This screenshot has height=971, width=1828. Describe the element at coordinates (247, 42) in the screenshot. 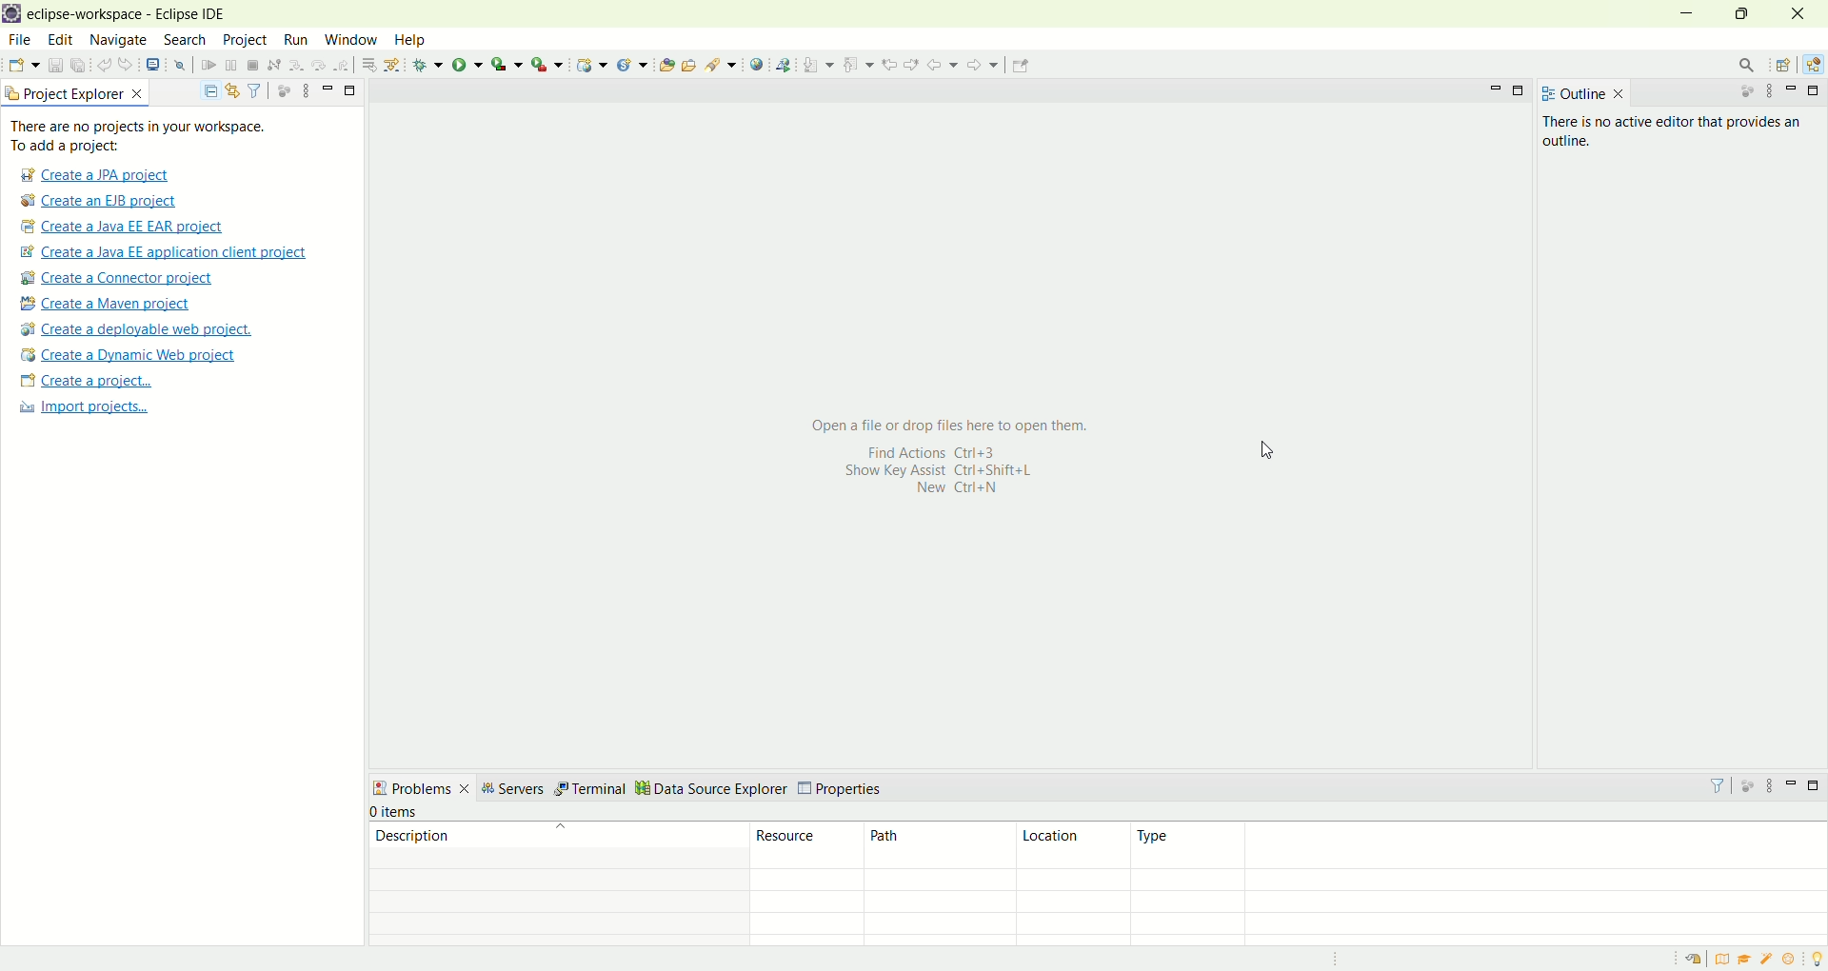

I see `project` at that location.